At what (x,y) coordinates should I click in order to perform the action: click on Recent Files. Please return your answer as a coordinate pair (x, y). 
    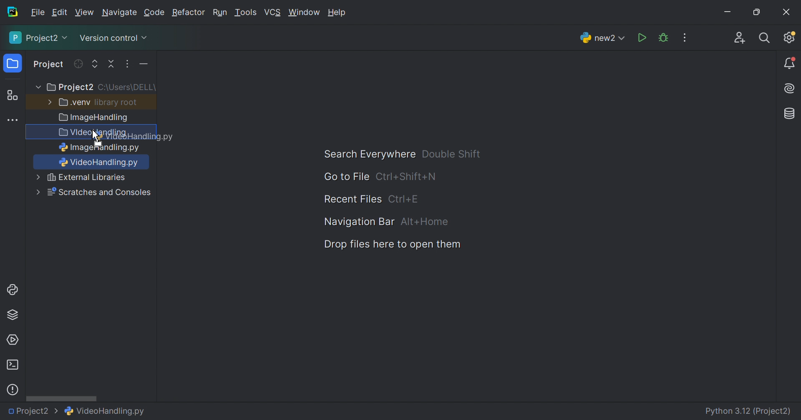
    Looking at the image, I should click on (353, 200).